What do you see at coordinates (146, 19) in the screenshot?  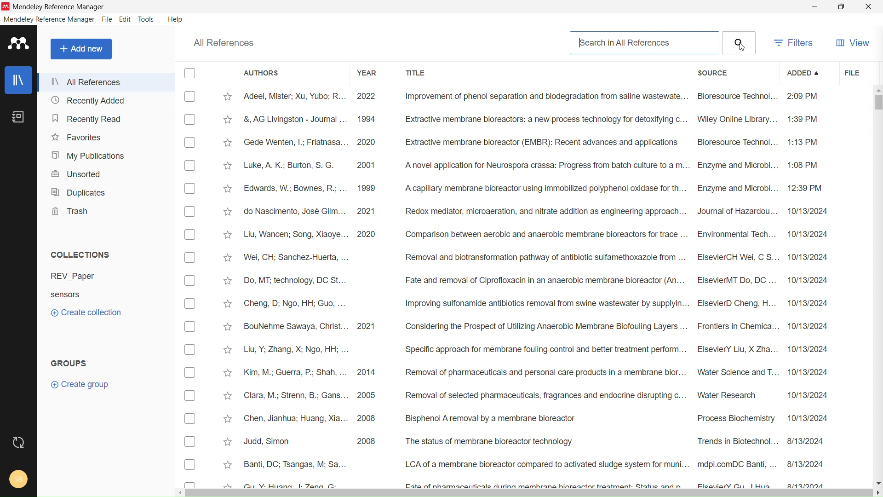 I see `tools` at bounding box center [146, 19].